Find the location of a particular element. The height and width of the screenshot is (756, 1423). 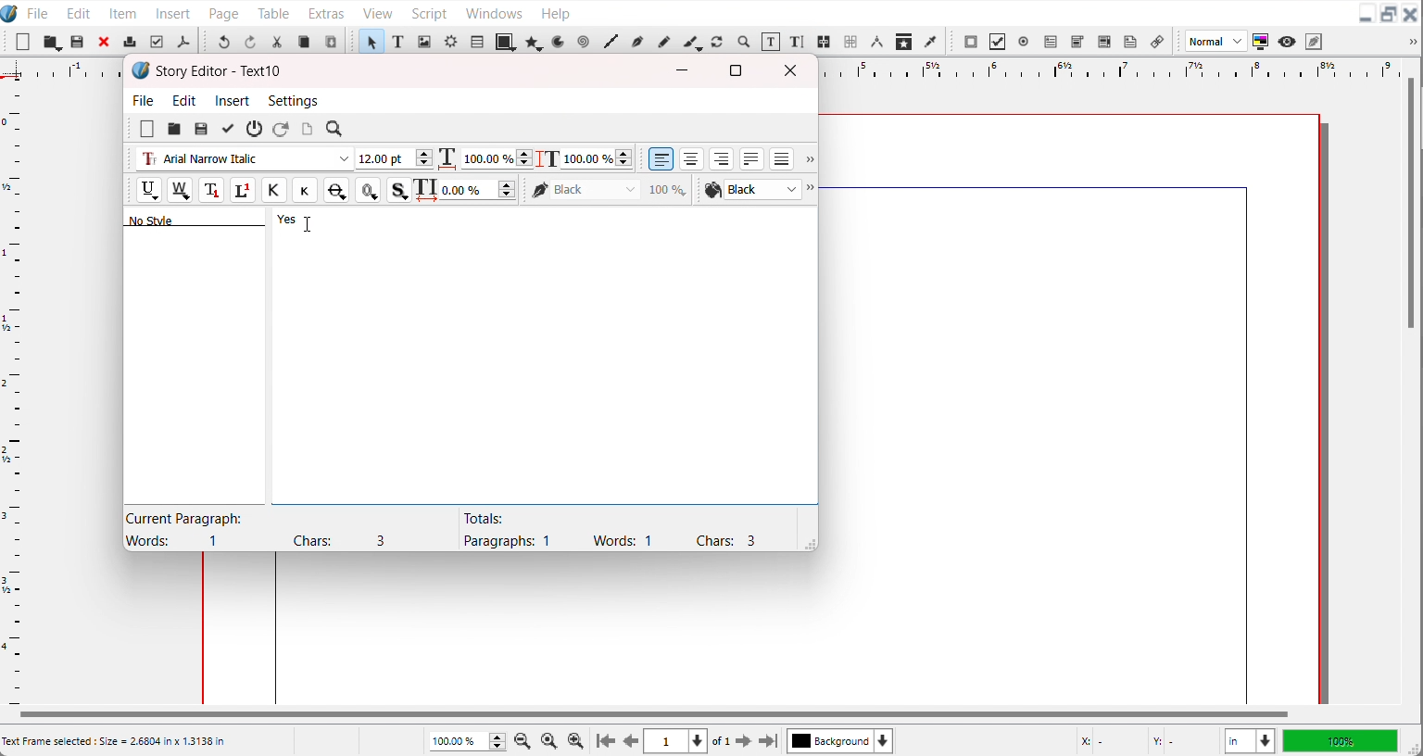

Measurements in inches is located at coordinates (1250, 741).